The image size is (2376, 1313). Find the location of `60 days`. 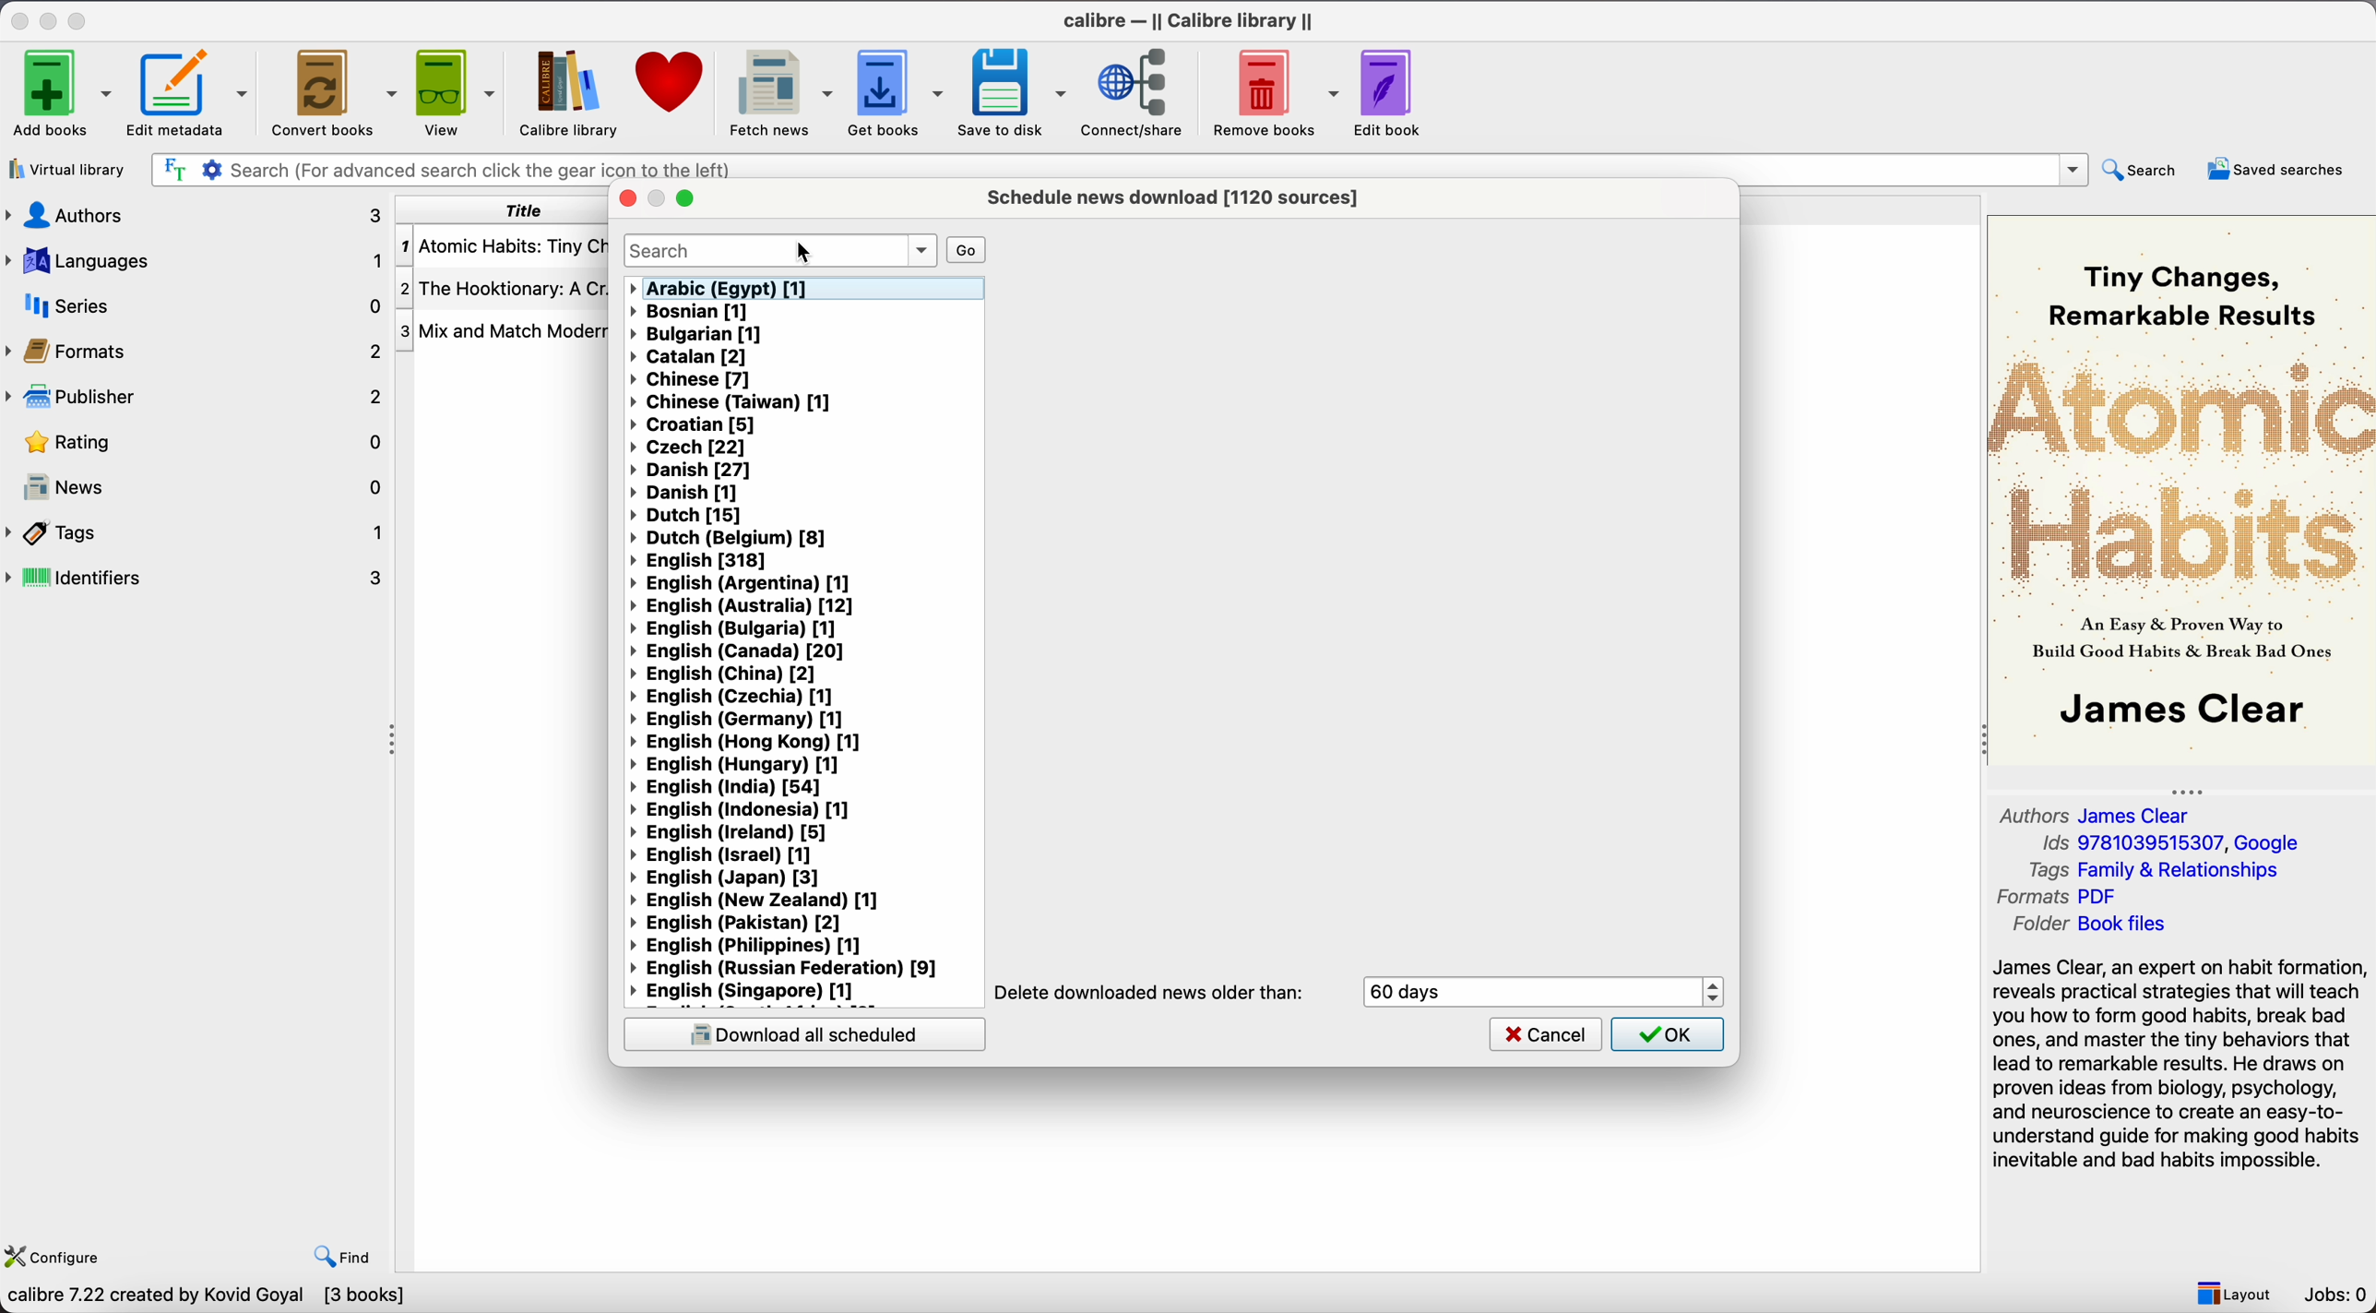

60 days is located at coordinates (1415, 992).